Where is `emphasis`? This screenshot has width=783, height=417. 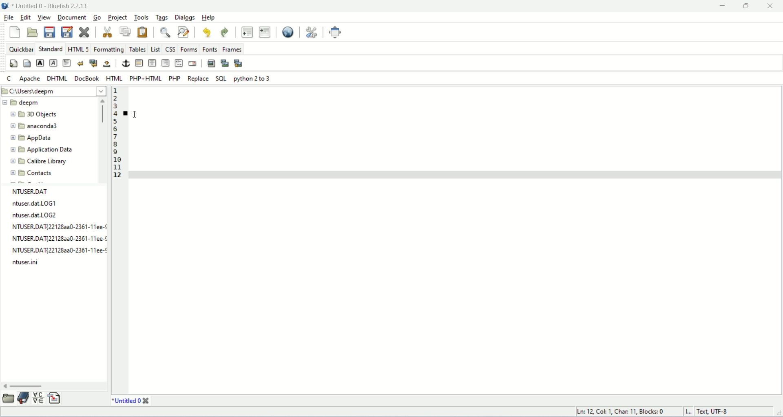 emphasis is located at coordinates (54, 63).